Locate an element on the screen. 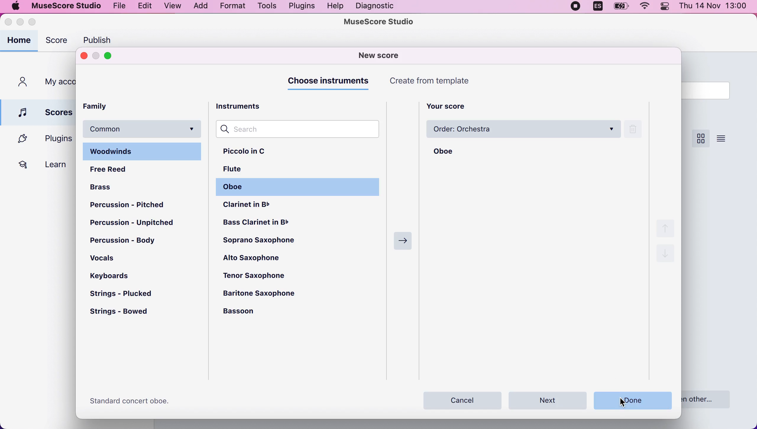 Image resolution: width=757 pixels, height=429 pixels. wifi is located at coordinates (646, 8).